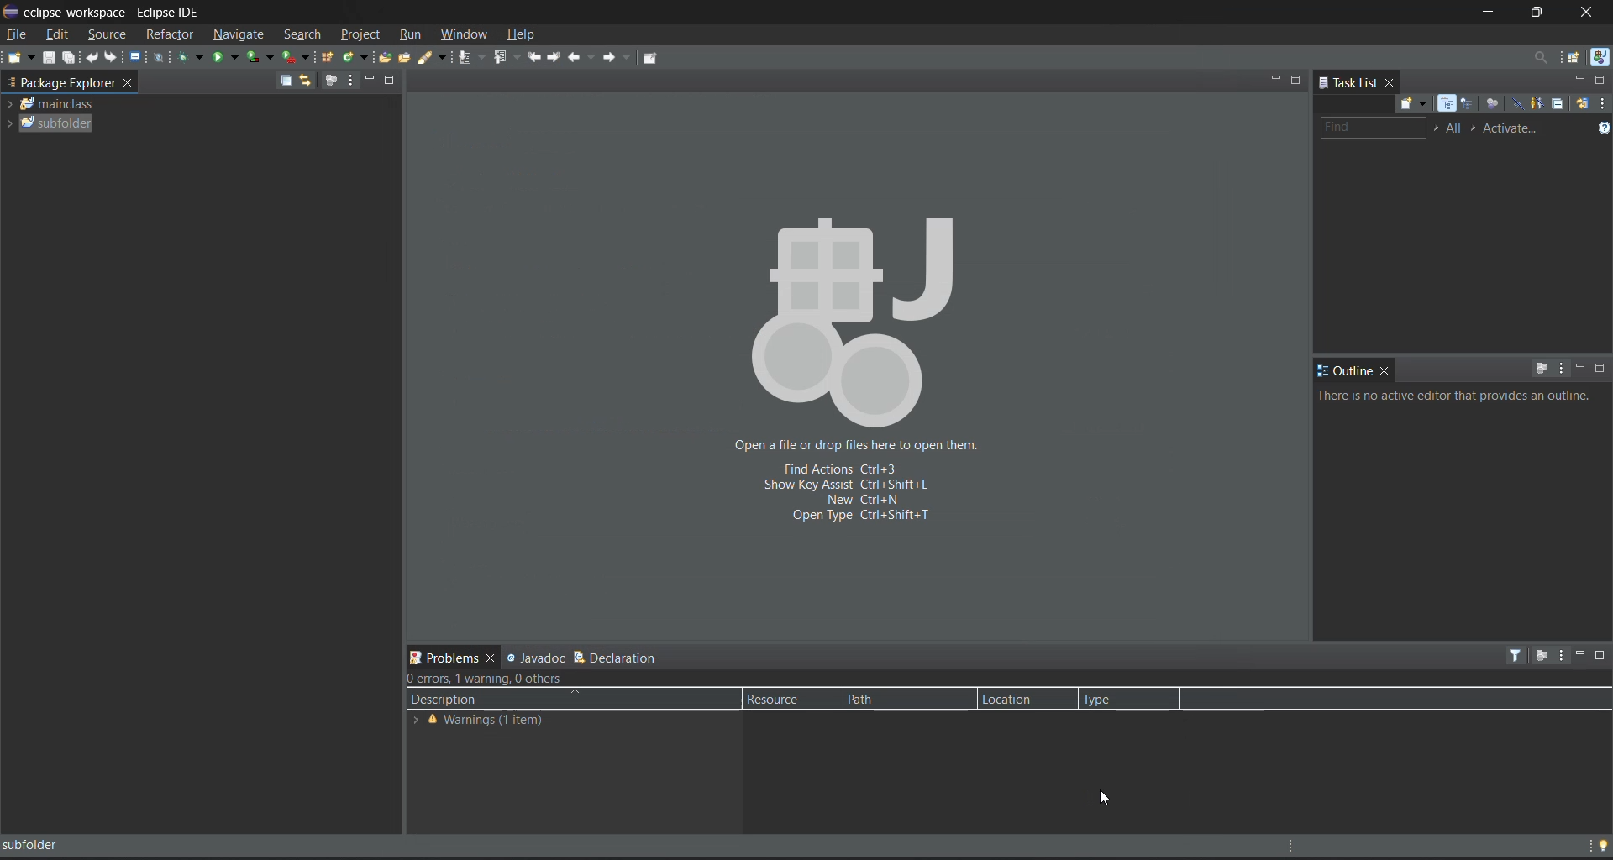 The height and width of the screenshot is (860, 1613). Describe the element at coordinates (507, 722) in the screenshot. I see `warnings (1 item)` at that location.